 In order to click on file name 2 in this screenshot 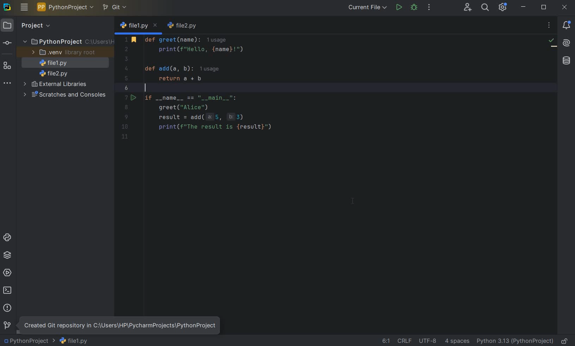, I will do `click(54, 73)`.